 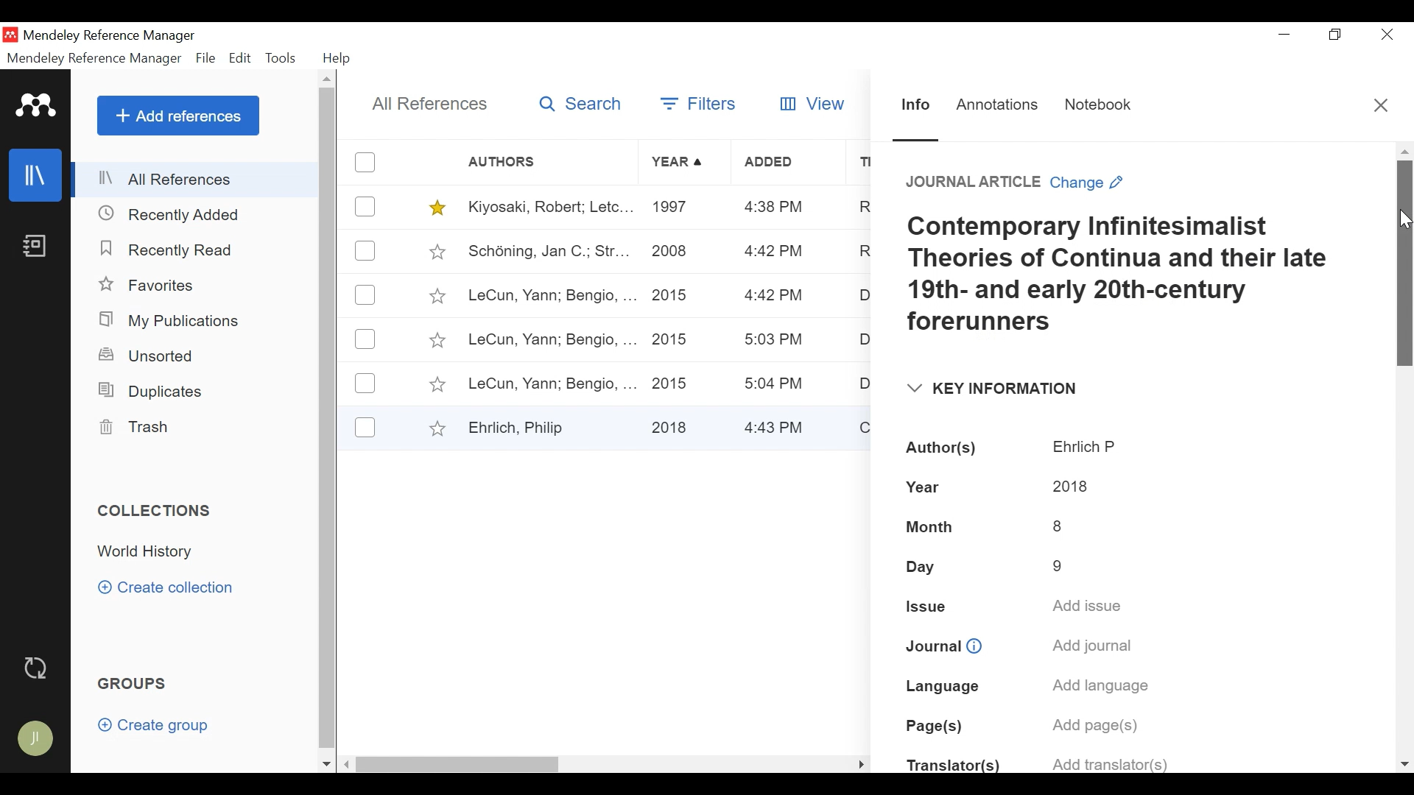 What do you see at coordinates (326, 765) in the screenshot?
I see `scroll down` at bounding box center [326, 765].